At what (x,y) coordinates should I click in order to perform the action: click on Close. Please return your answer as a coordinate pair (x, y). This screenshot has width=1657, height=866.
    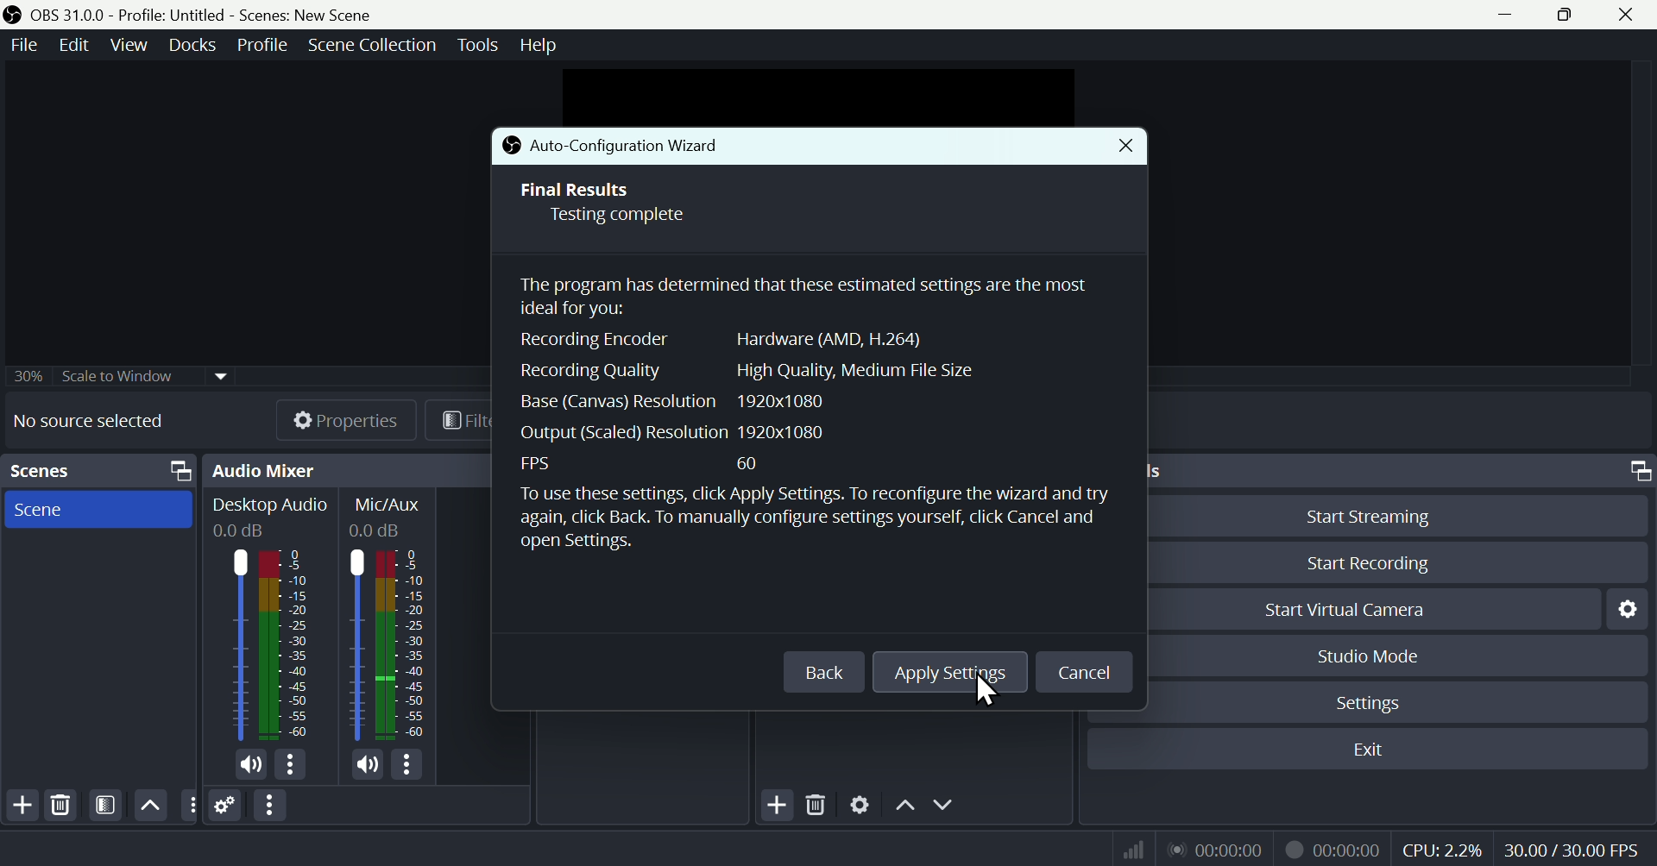
    Looking at the image, I should click on (1124, 147).